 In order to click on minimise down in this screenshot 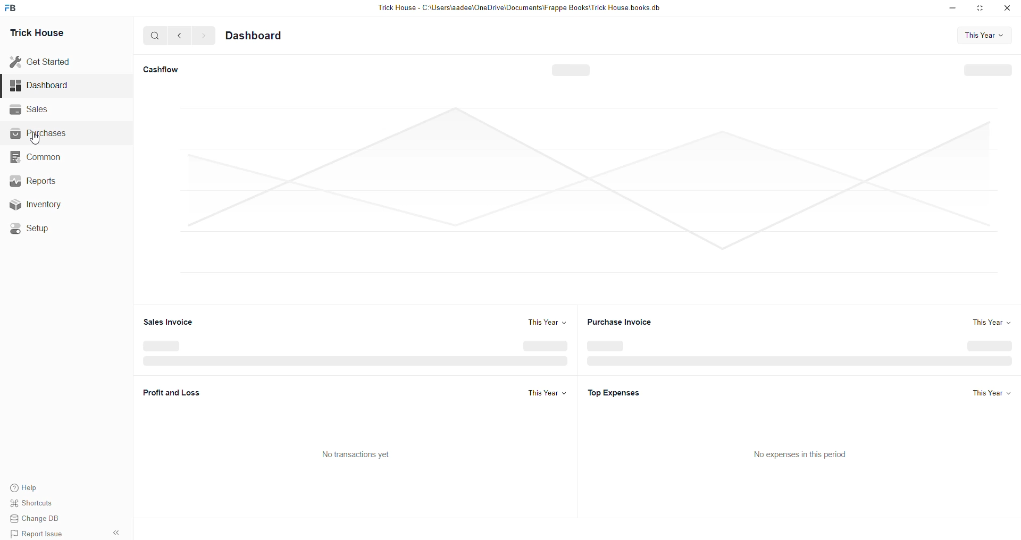, I will do `click(951, 8)`.